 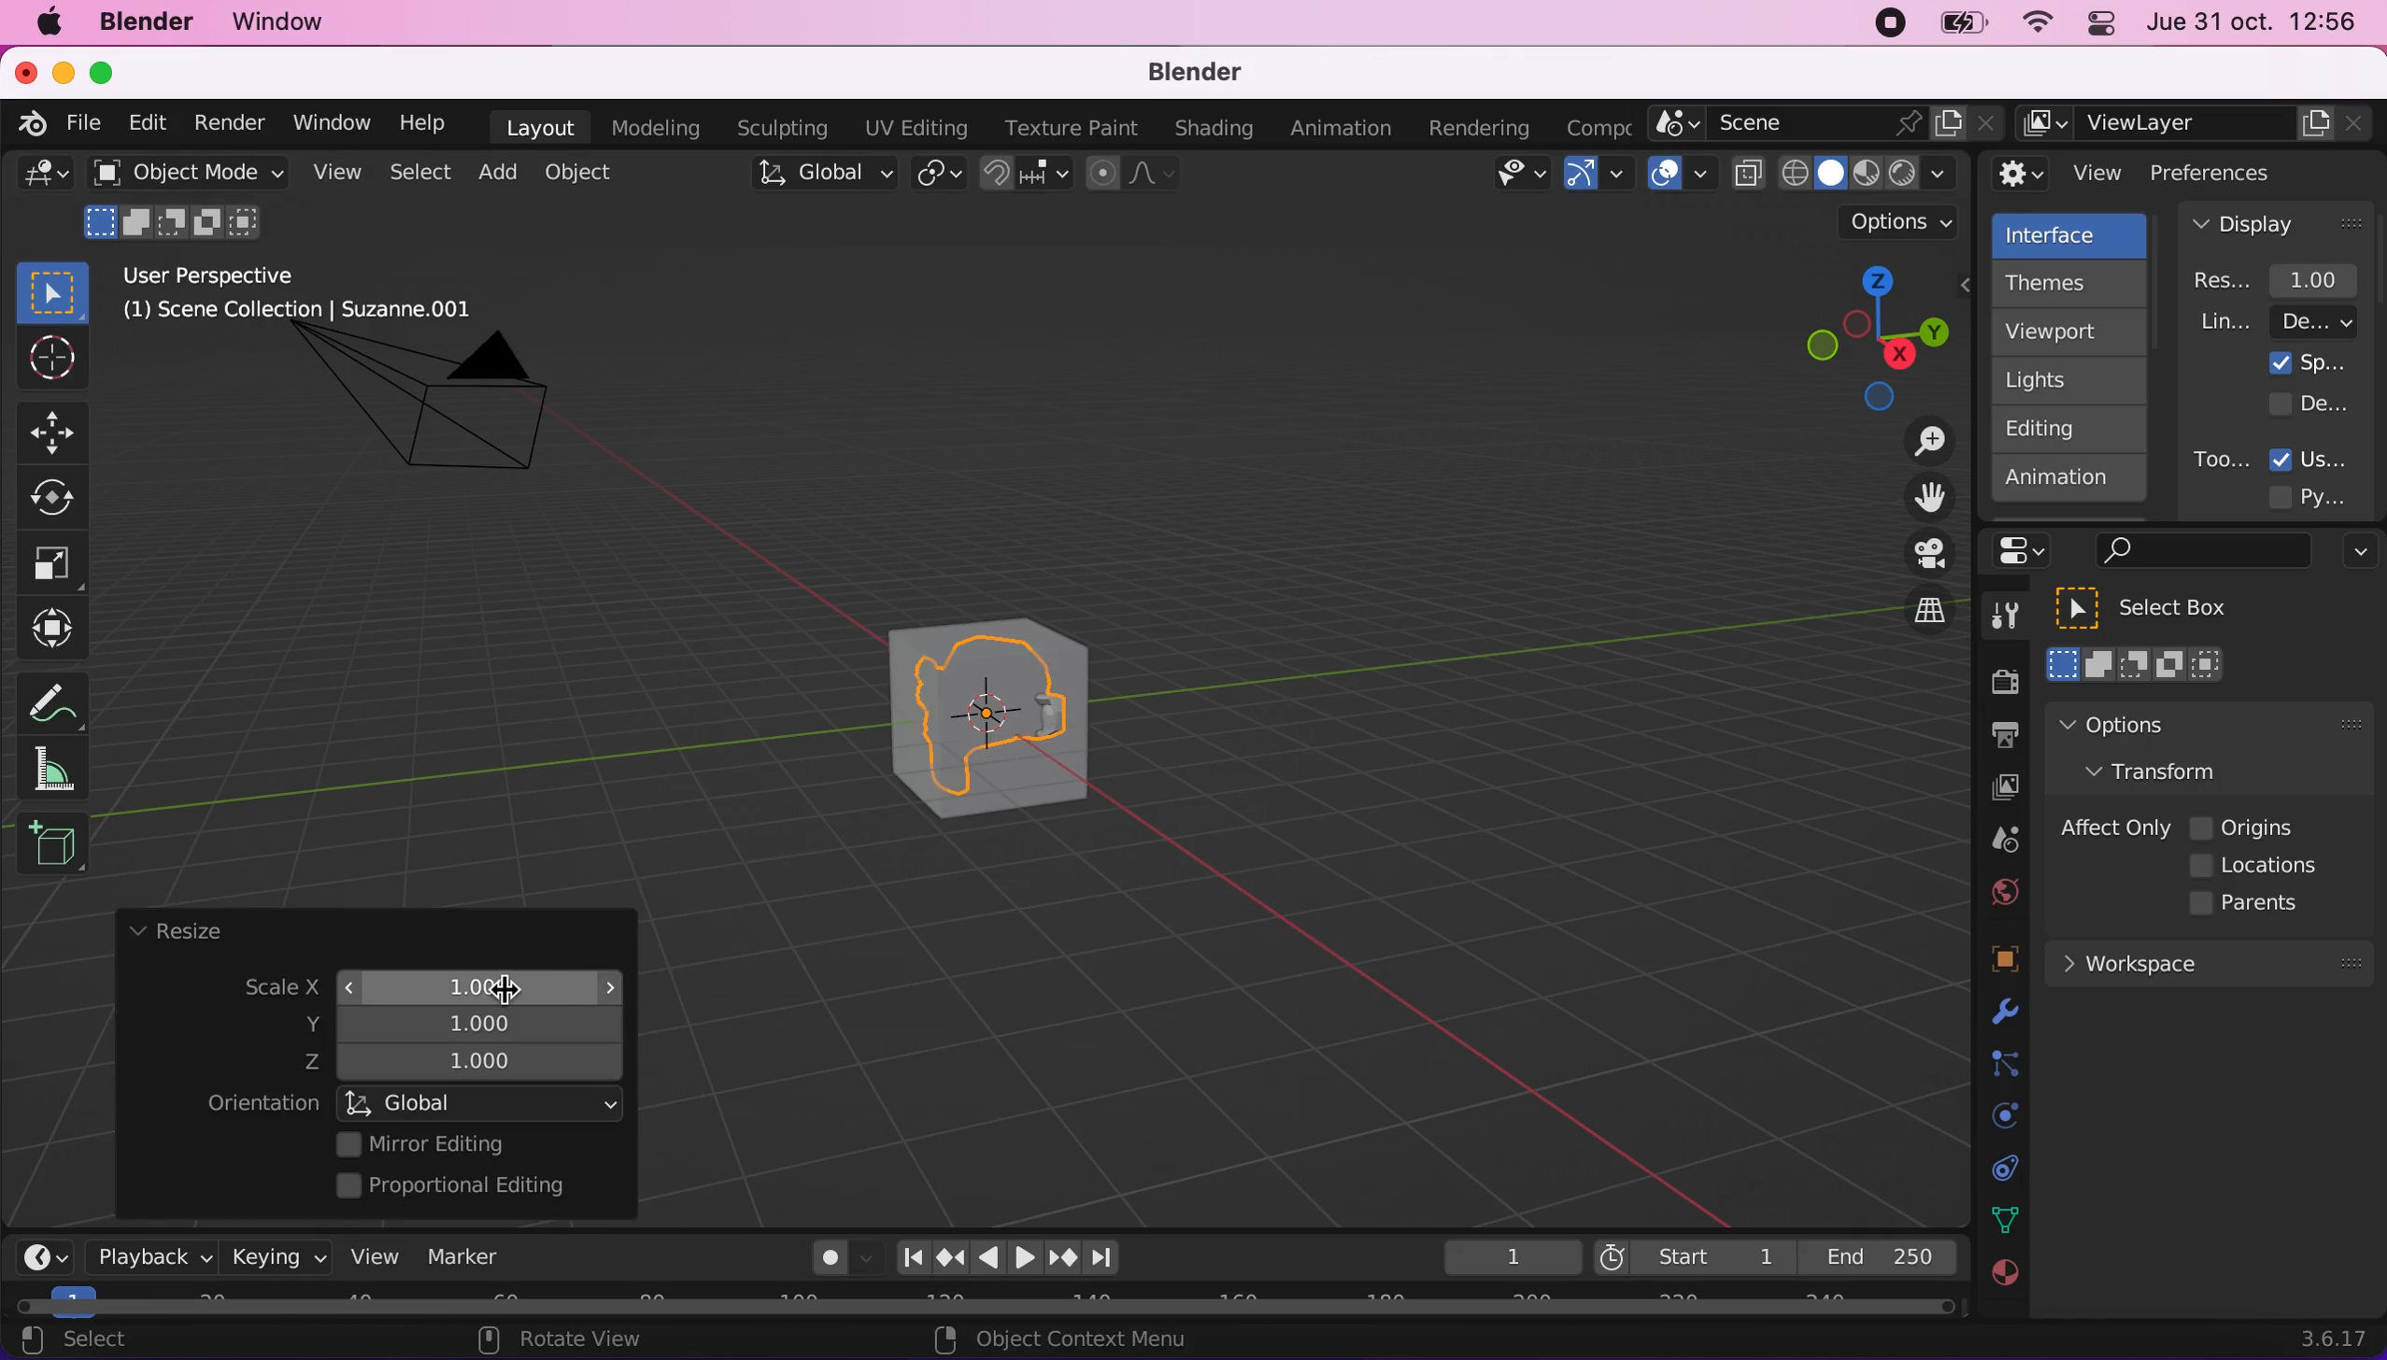 What do you see at coordinates (1999, 889) in the screenshot?
I see `world` at bounding box center [1999, 889].